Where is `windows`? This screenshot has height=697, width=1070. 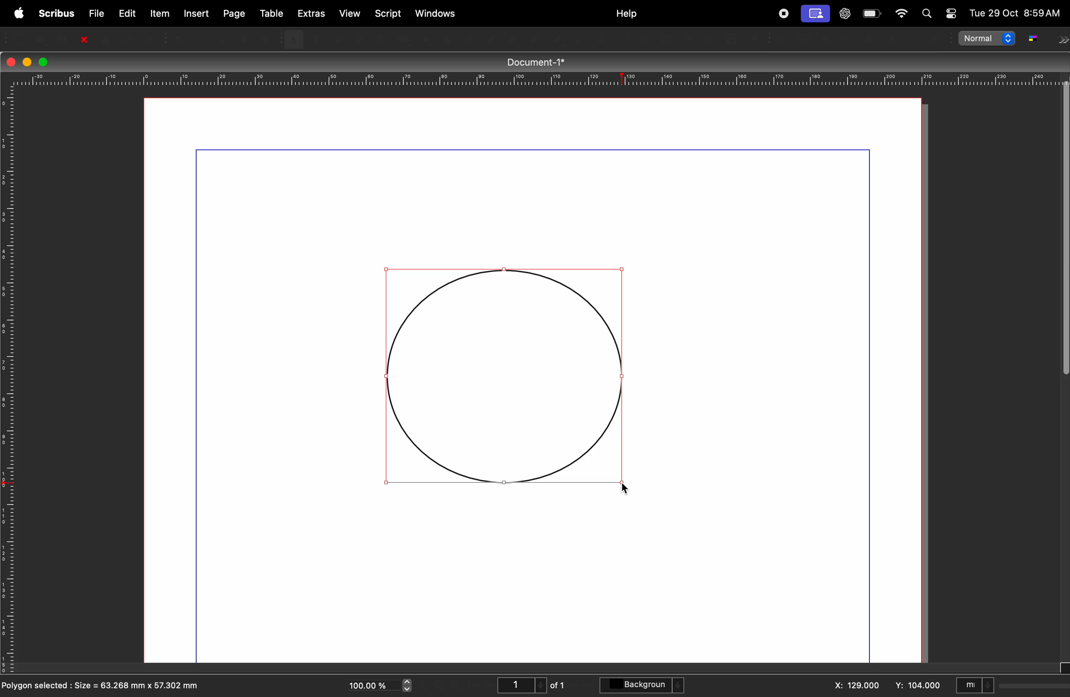
windows is located at coordinates (437, 13).